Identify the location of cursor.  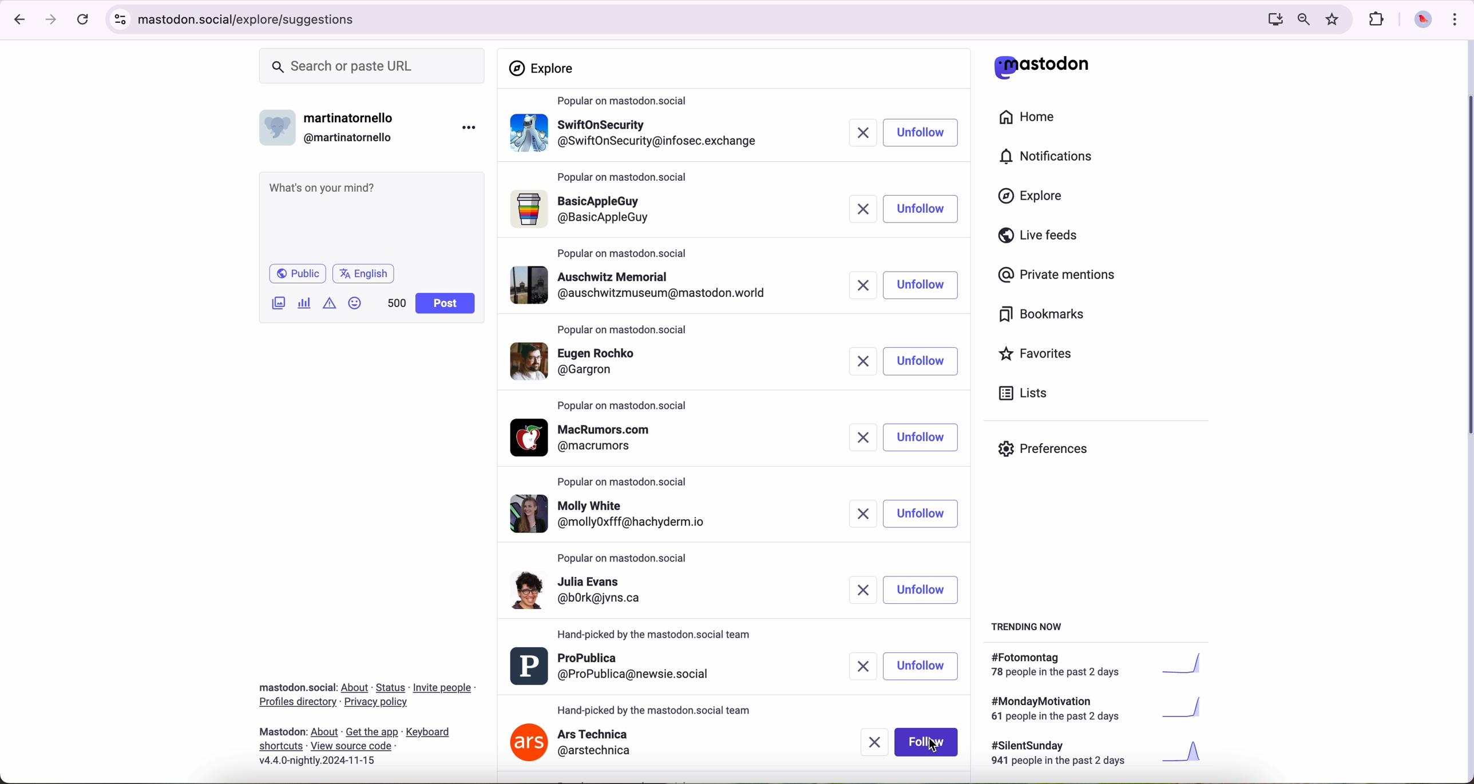
(932, 746).